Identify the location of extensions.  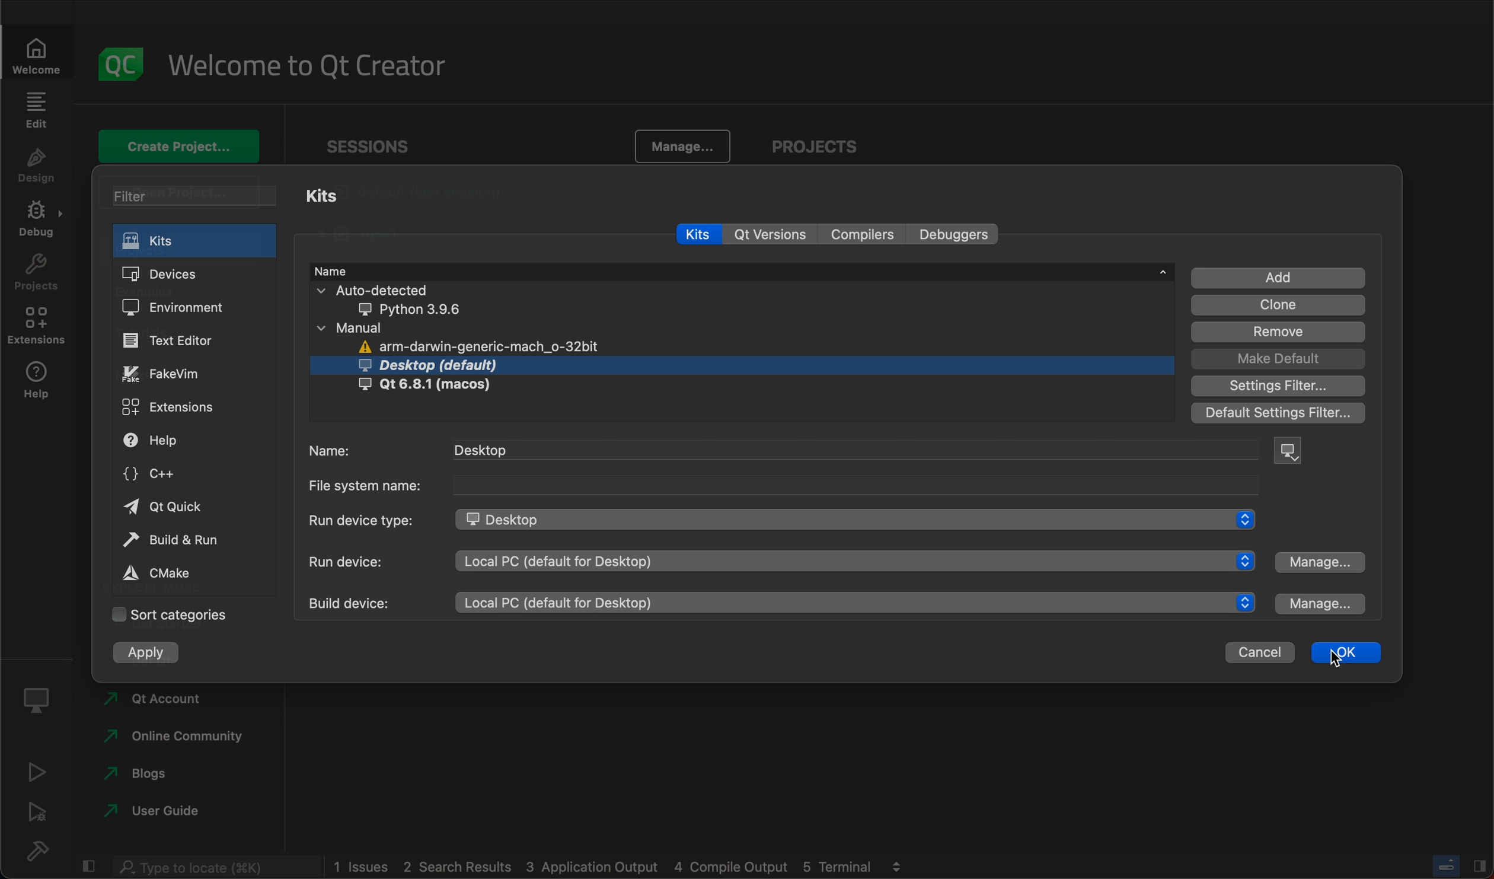
(172, 410).